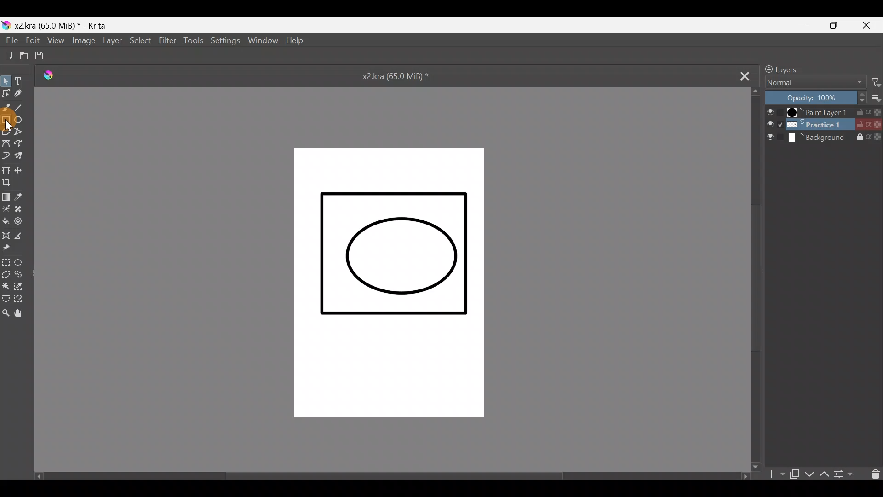 This screenshot has height=497, width=883. What do you see at coordinates (299, 42) in the screenshot?
I see `Help` at bounding box center [299, 42].